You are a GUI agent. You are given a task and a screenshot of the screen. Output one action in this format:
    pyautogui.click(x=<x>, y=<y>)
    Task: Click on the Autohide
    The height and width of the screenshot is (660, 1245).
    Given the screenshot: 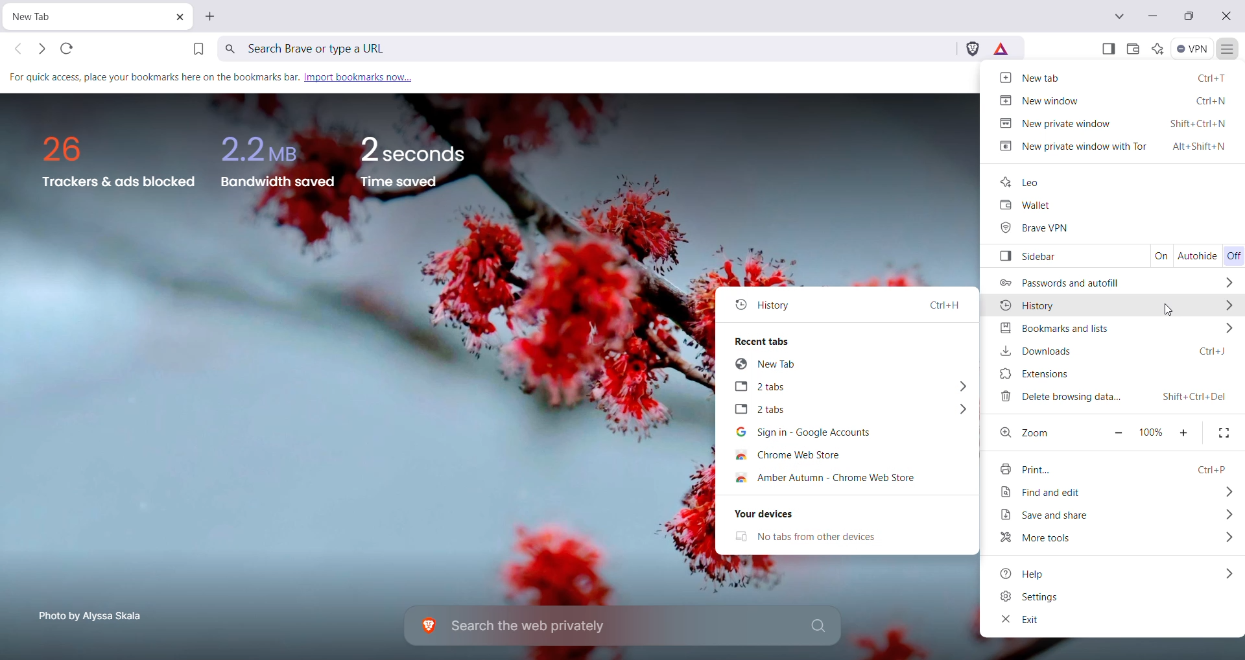 What is the action you would take?
    pyautogui.click(x=1198, y=257)
    